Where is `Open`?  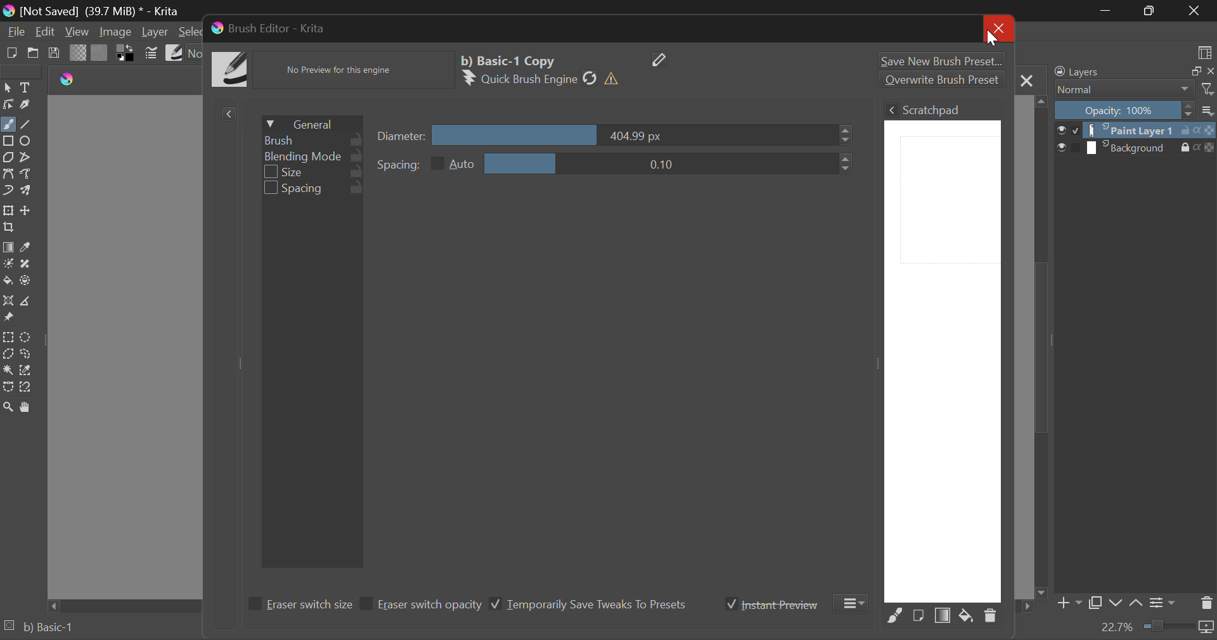
Open is located at coordinates (32, 52).